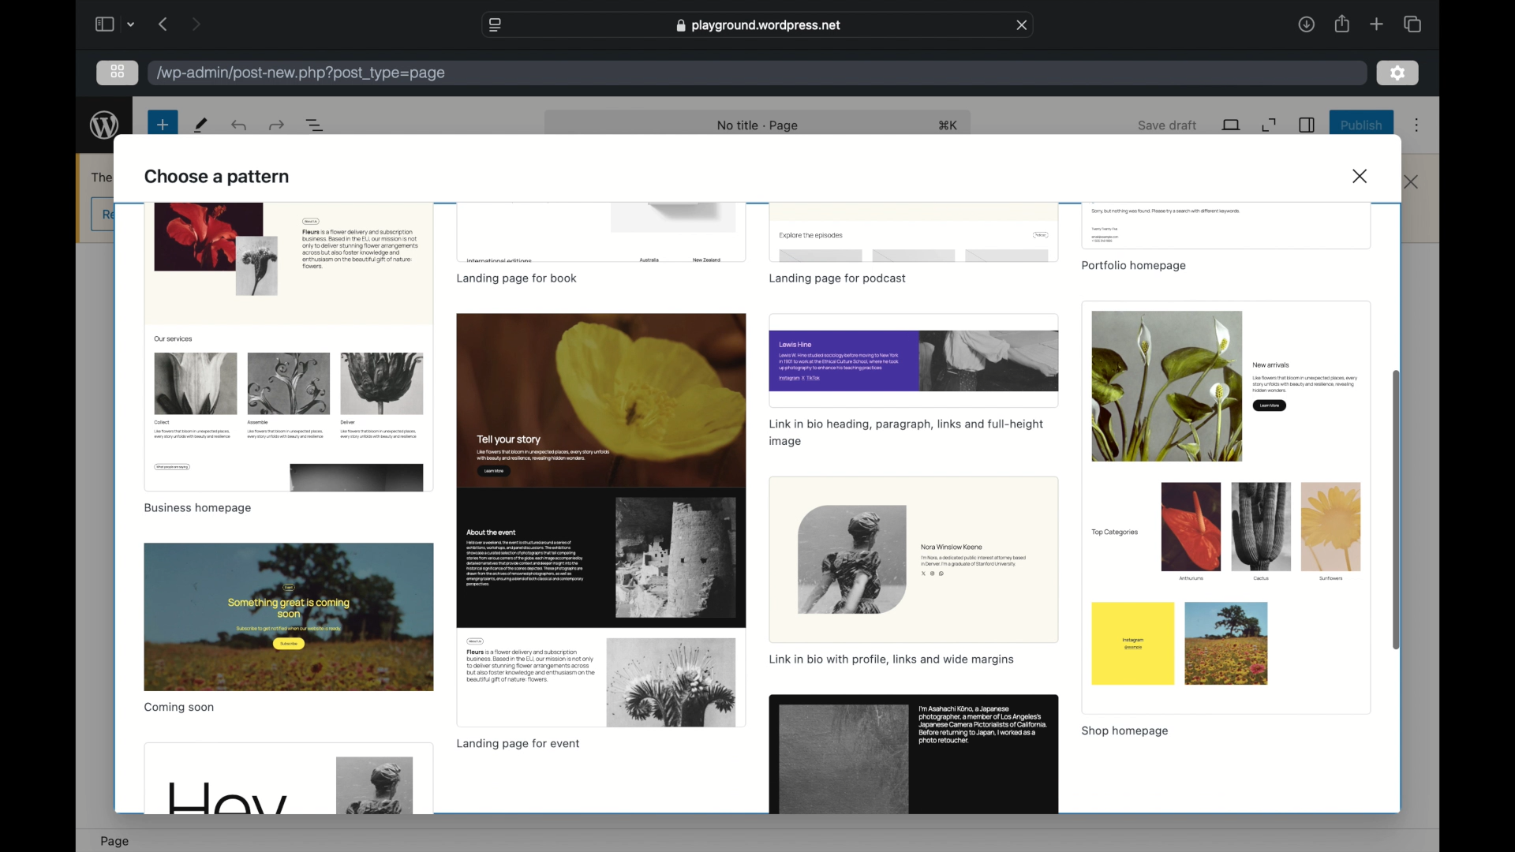 This screenshot has width=1515, height=852. I want to click on preview, so click(914, 233).